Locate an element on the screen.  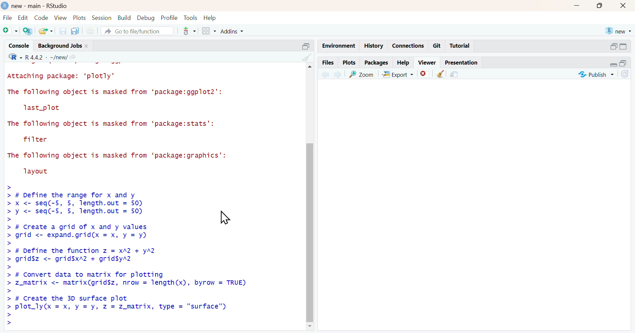
select language is located at coordinates (12, 56).